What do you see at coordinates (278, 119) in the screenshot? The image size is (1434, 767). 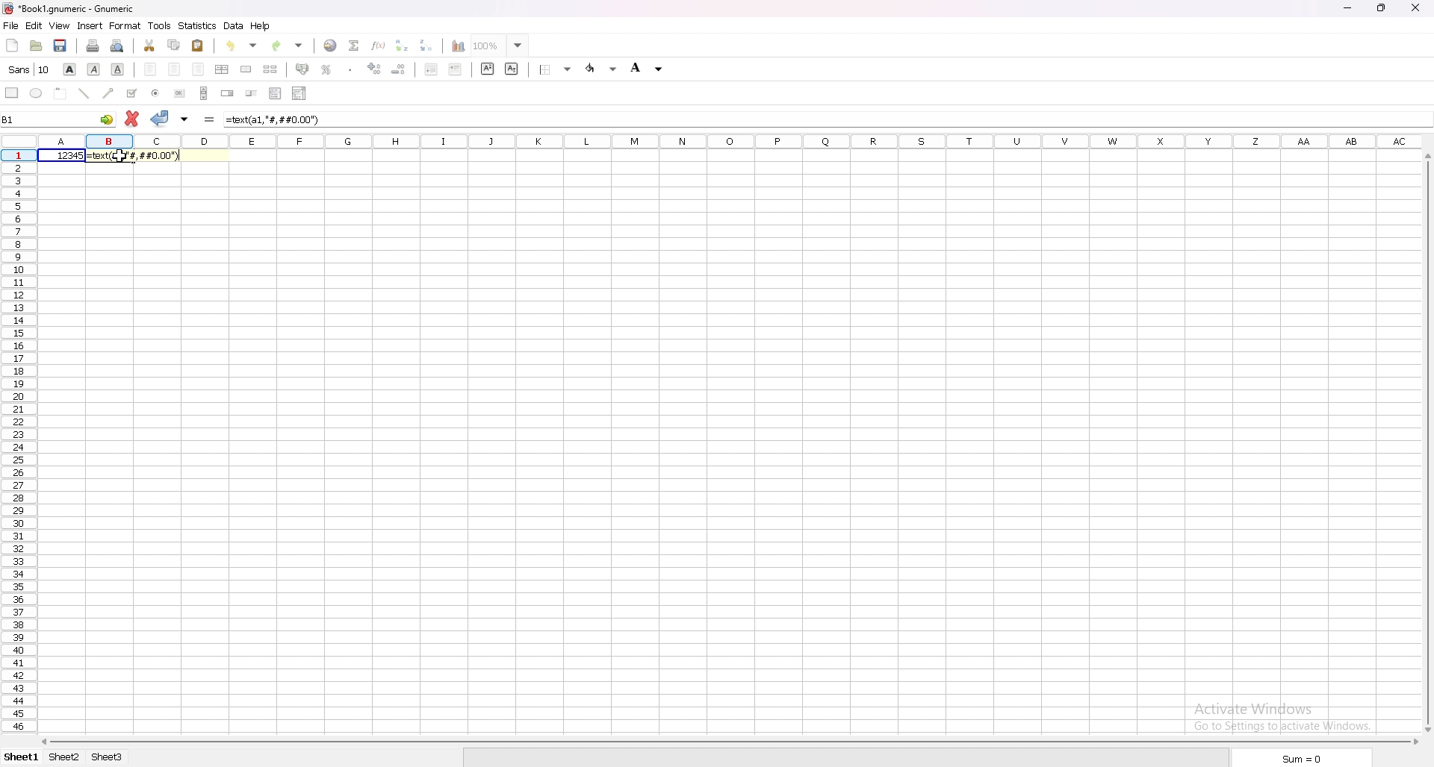 I see `formula` at bounding box center [278, 119].